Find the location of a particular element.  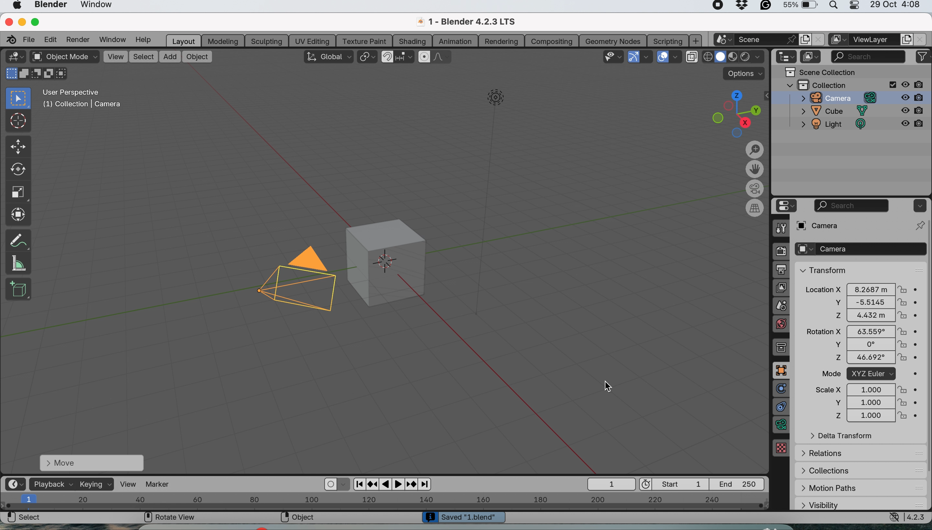

object is located at coordinates (297, 517).